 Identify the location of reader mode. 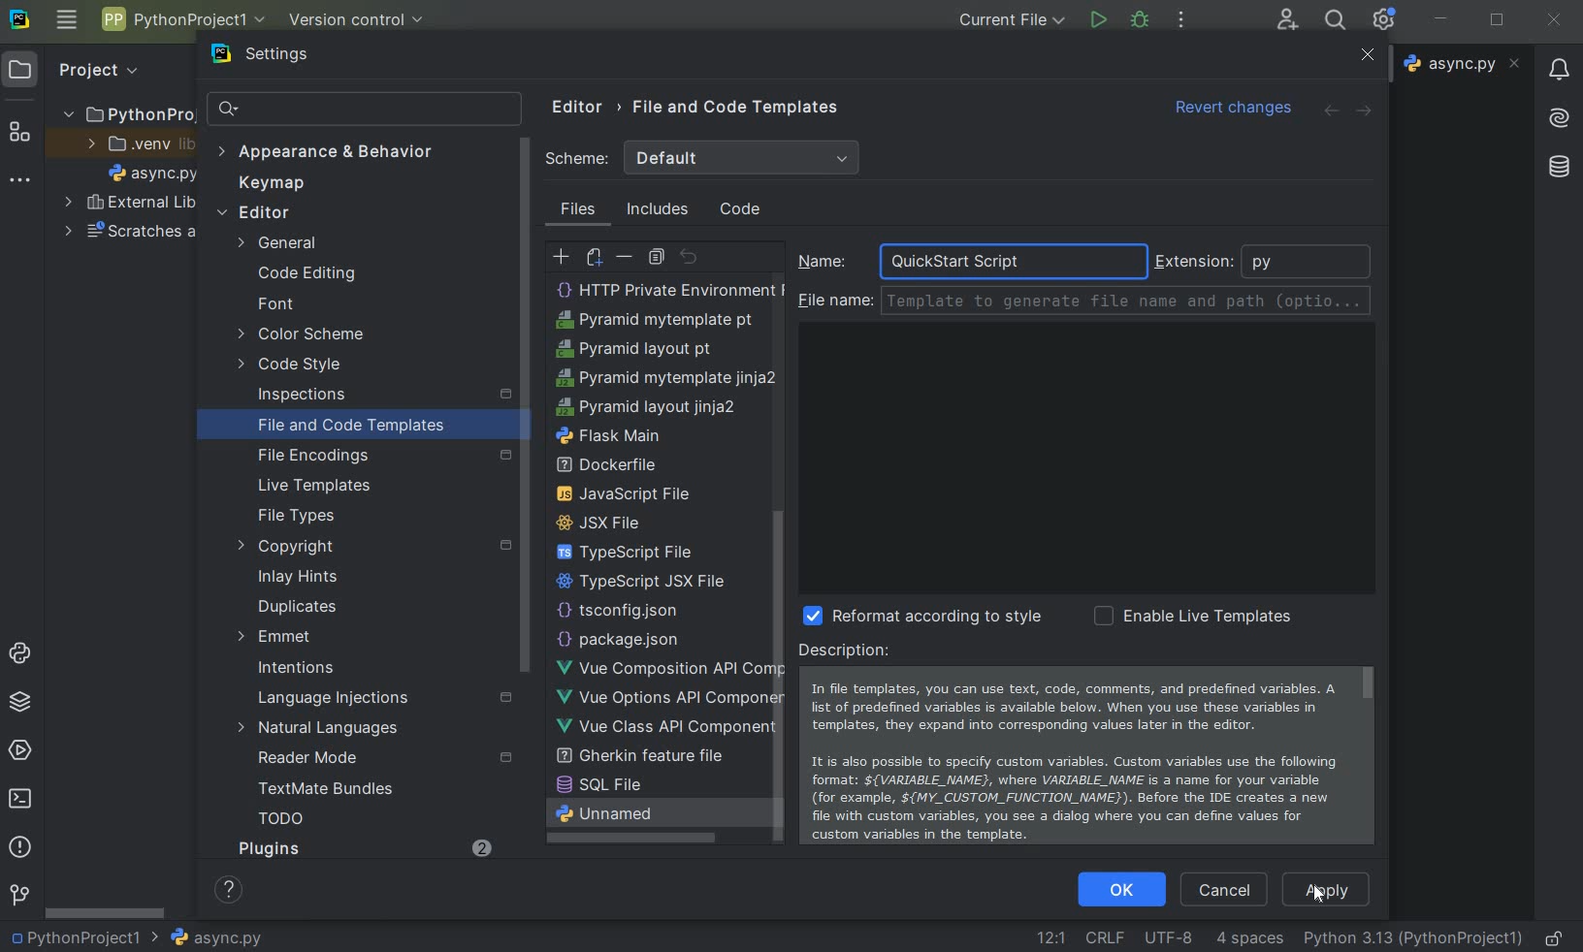
(389, 761).